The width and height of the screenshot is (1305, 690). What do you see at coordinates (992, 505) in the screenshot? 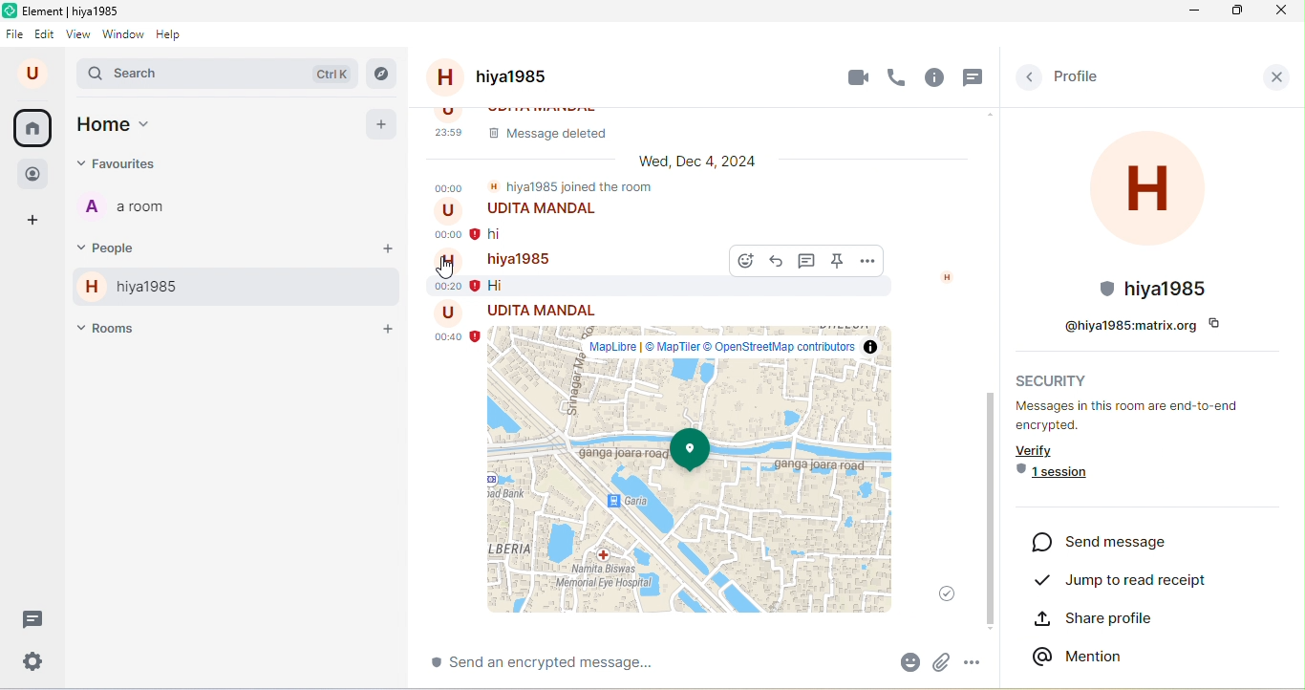
I see `Scrollbar` at bounding box center [992, 505].